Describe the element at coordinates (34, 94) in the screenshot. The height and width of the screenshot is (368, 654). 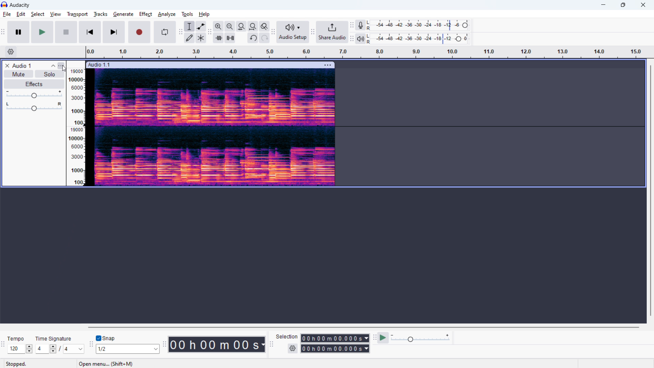
I see `gain` at that location.